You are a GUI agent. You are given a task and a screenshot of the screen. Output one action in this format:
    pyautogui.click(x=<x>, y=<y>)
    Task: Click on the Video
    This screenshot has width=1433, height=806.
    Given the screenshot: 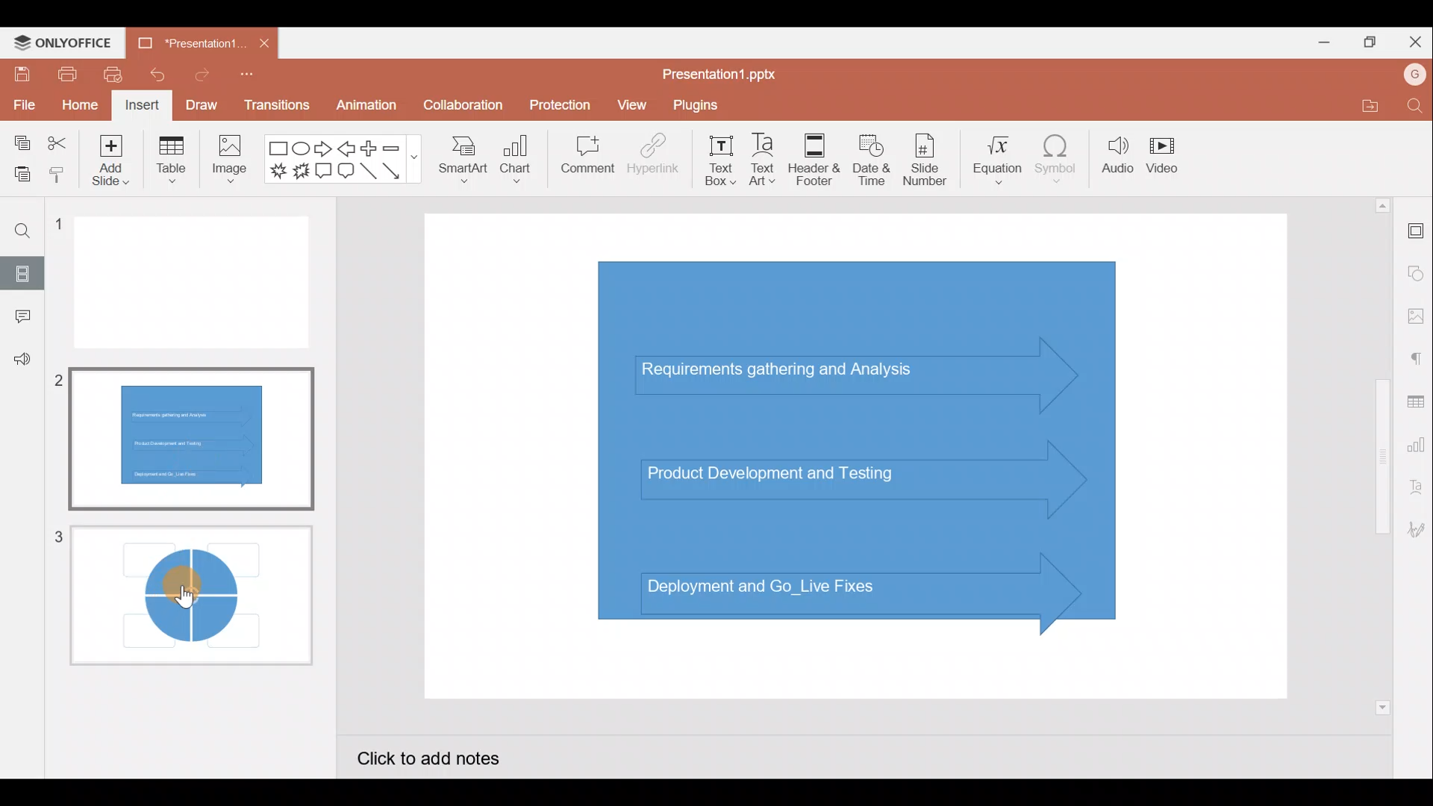 What is the action you would take?
    pyautogui.click(x=1168, y=154)
    